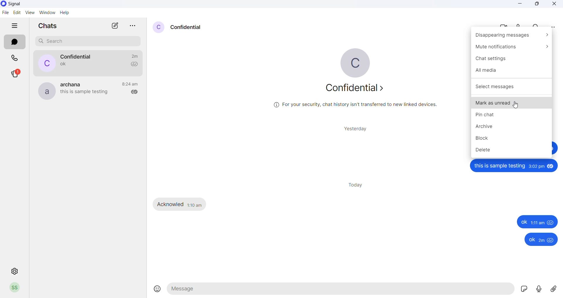 The height and width of the screenshot is (298, 563). What do you see at coordinates (132, 64) in the screenshot?
I see `read recipient ` at bounding box center [132, 64].